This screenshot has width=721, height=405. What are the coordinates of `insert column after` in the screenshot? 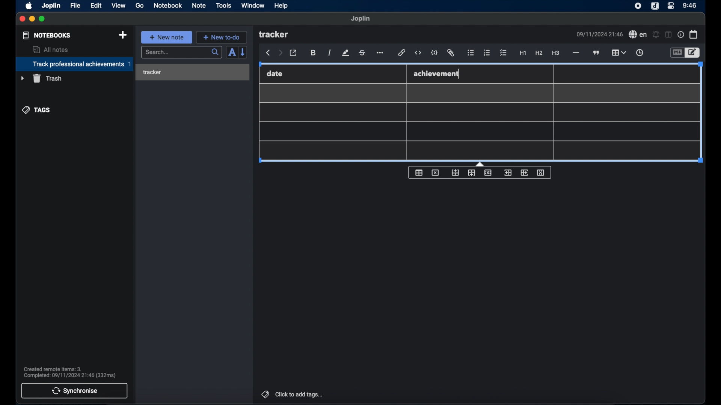 It's located at (525, 172).